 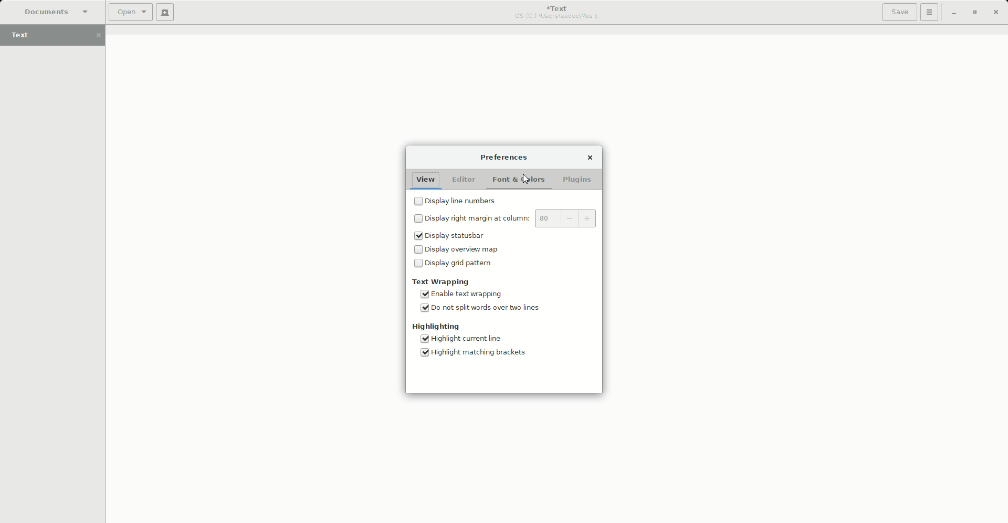 What do you see at coordinates (899, 12) in the screenshot?
I see `Save` at bounding box center [899, 12].